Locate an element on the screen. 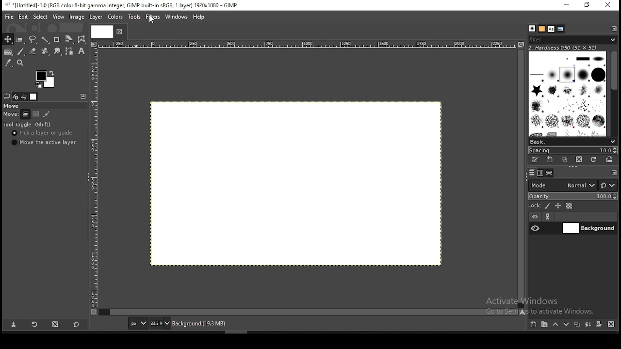  help is located at coordinates (200, 17).